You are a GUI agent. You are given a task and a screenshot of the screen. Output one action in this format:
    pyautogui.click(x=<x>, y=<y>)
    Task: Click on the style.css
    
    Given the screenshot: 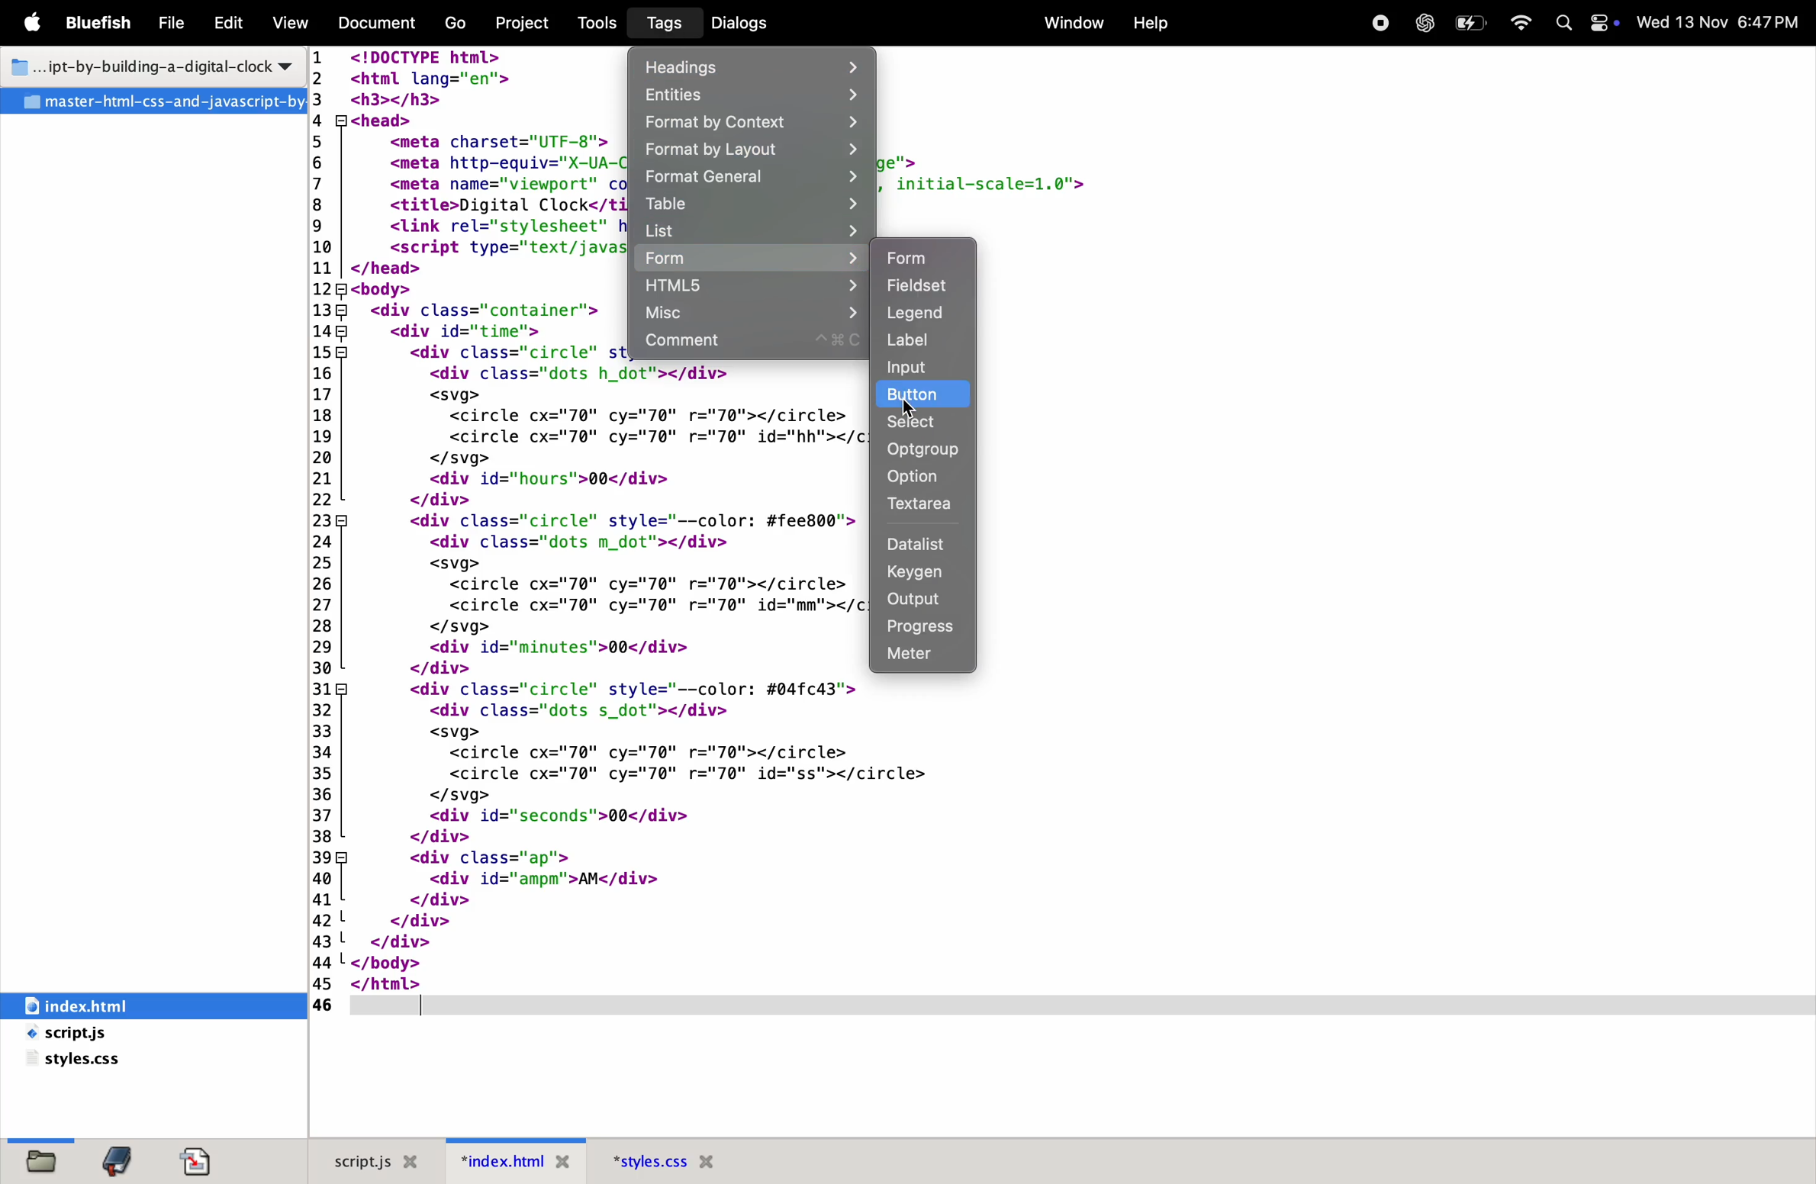 What is the action you would take?
    pyautogui.click(x=116, y=1060)
    